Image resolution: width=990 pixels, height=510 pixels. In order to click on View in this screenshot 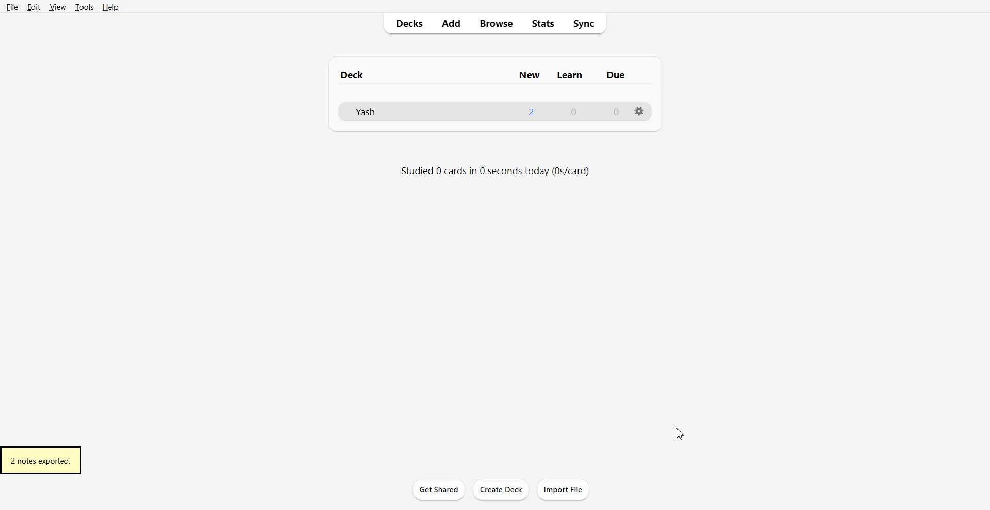, I will do `click(58, 8)`.